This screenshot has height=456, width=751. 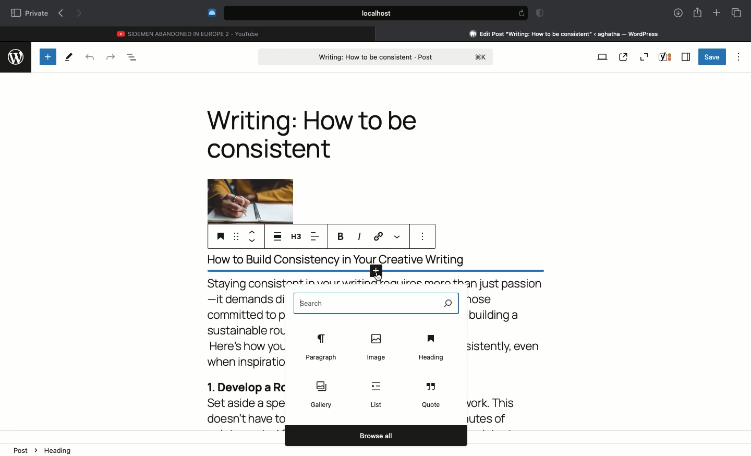 What do you see at coordinates (376, 435) in the screenshot?
I see `Browse all` at bounding box center [376, 435].